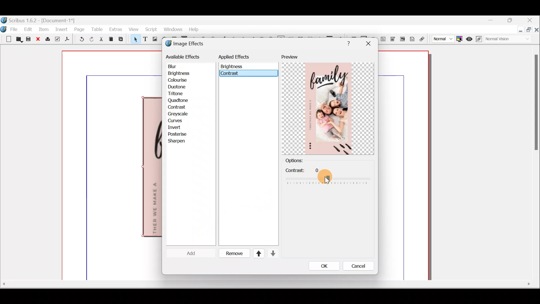  What do you see at coordinates (180, 81) in the screenshot?
I see `Colourise` at bounding box center [180, 81].